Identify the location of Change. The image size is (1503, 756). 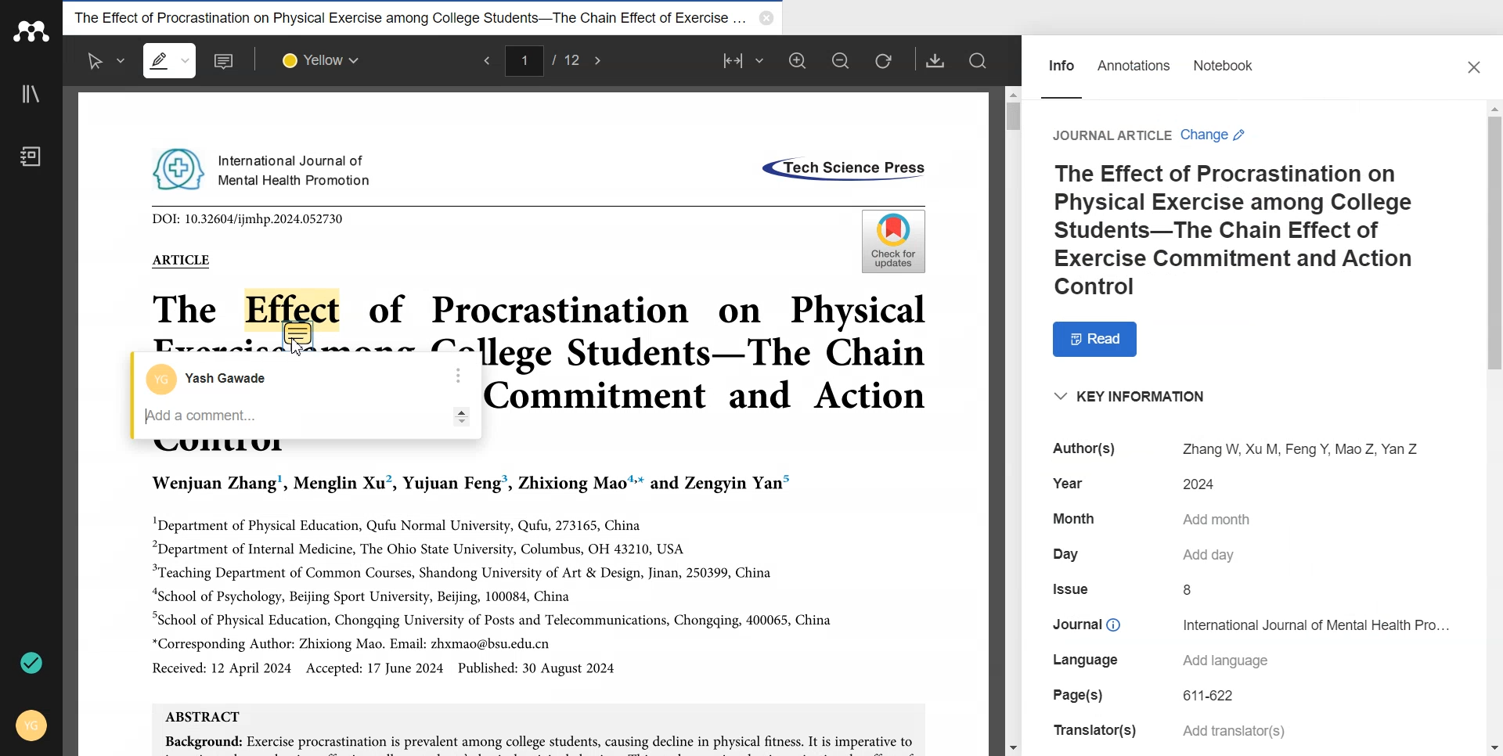
(1216, 135).